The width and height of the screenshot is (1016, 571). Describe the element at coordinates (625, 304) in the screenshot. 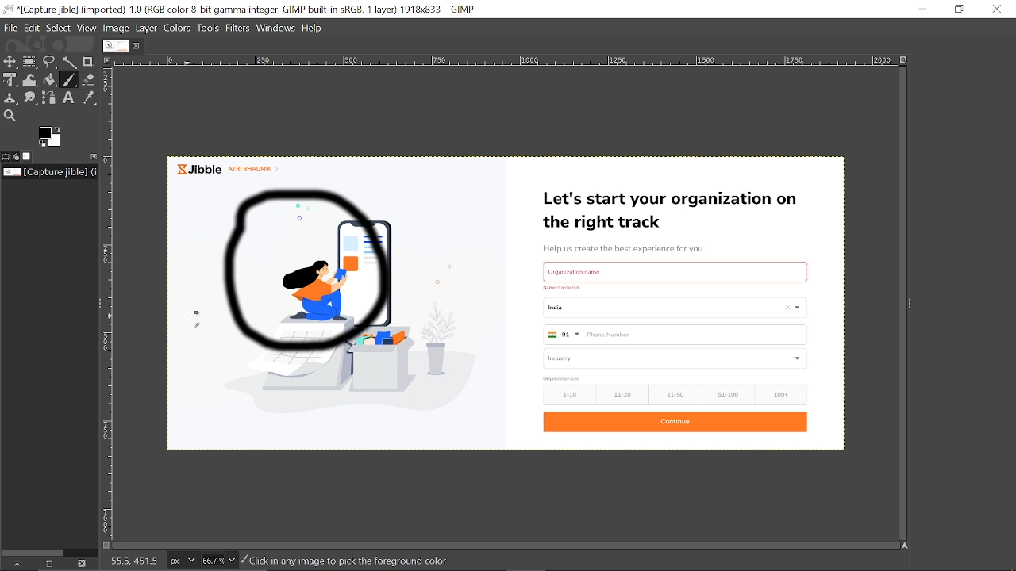

I see `Currently opened omage` at that location.